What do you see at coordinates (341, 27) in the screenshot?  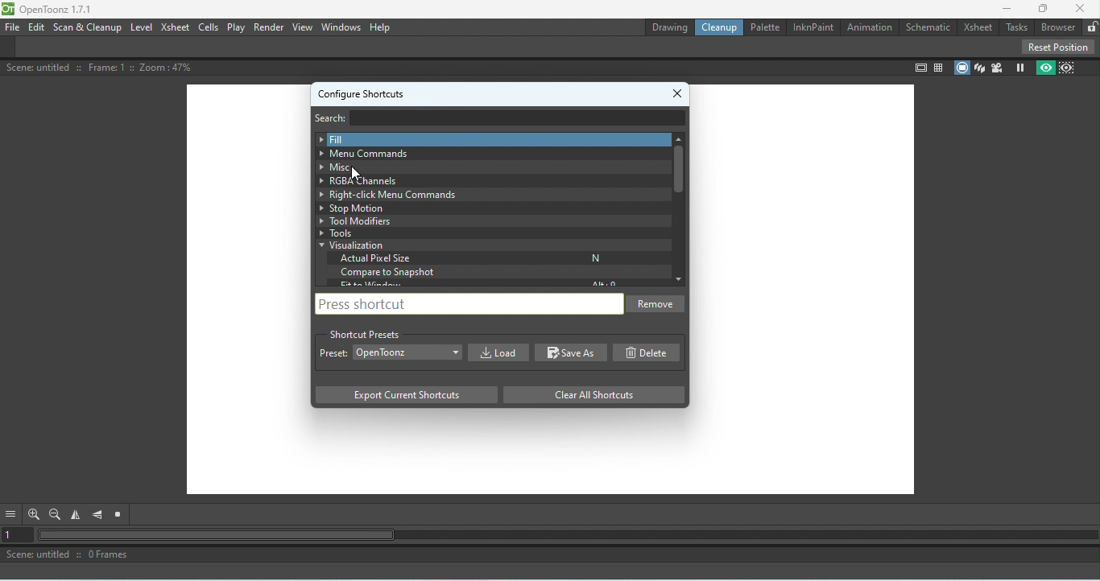 I see `Windows` at bounding box center [341, 27].